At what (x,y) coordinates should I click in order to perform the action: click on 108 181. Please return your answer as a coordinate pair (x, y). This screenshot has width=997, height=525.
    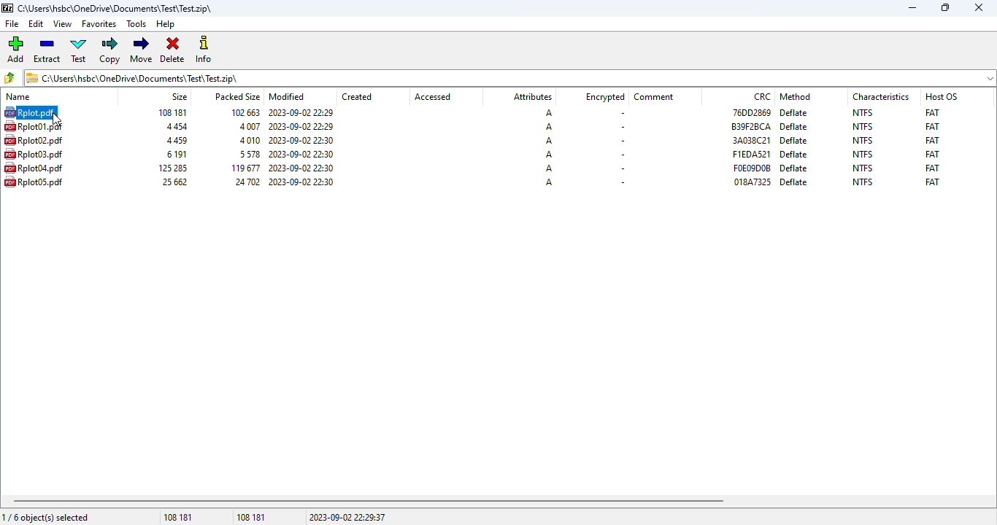
    Looking at the image, I should click on (179, 518).